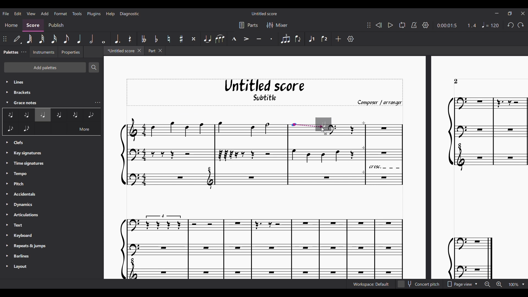 This screenshot has width=528, height=297. Describe the element at coordinates (18, 116) in the screenshot. I see `grace note option` at that location.